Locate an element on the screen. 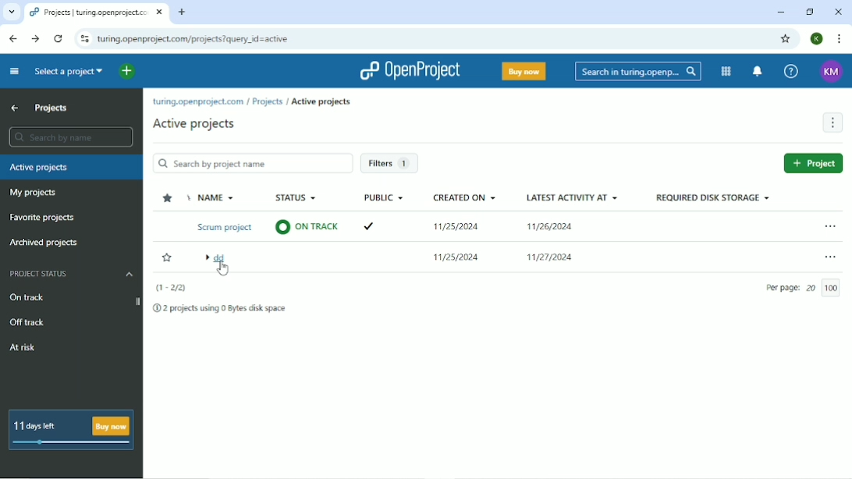  To notification center is located at coordinates (756, 72).